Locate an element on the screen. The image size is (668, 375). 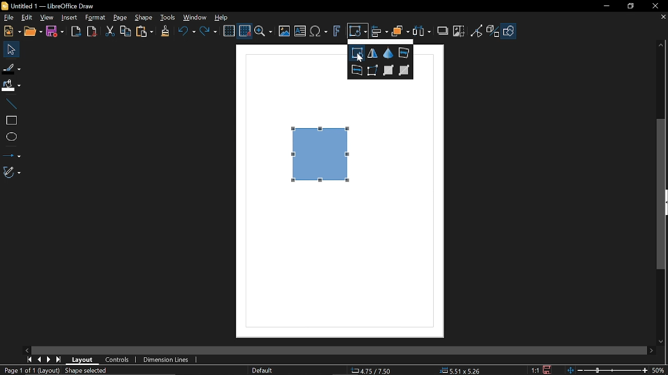
Move up is located at coordinates (661, 45).